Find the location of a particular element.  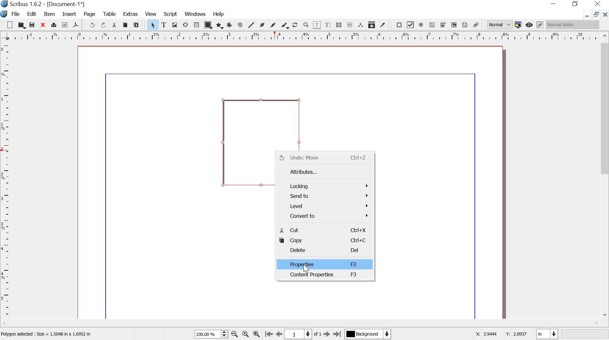

Background is located at coordinates (369, 335).